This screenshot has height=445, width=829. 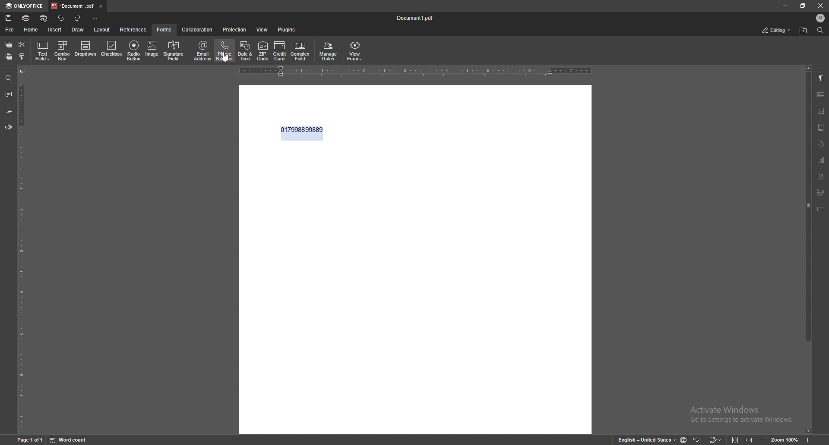 I want to click on Activate Windows
Go to Settings to activate Windows., so click(x=743, y=415).